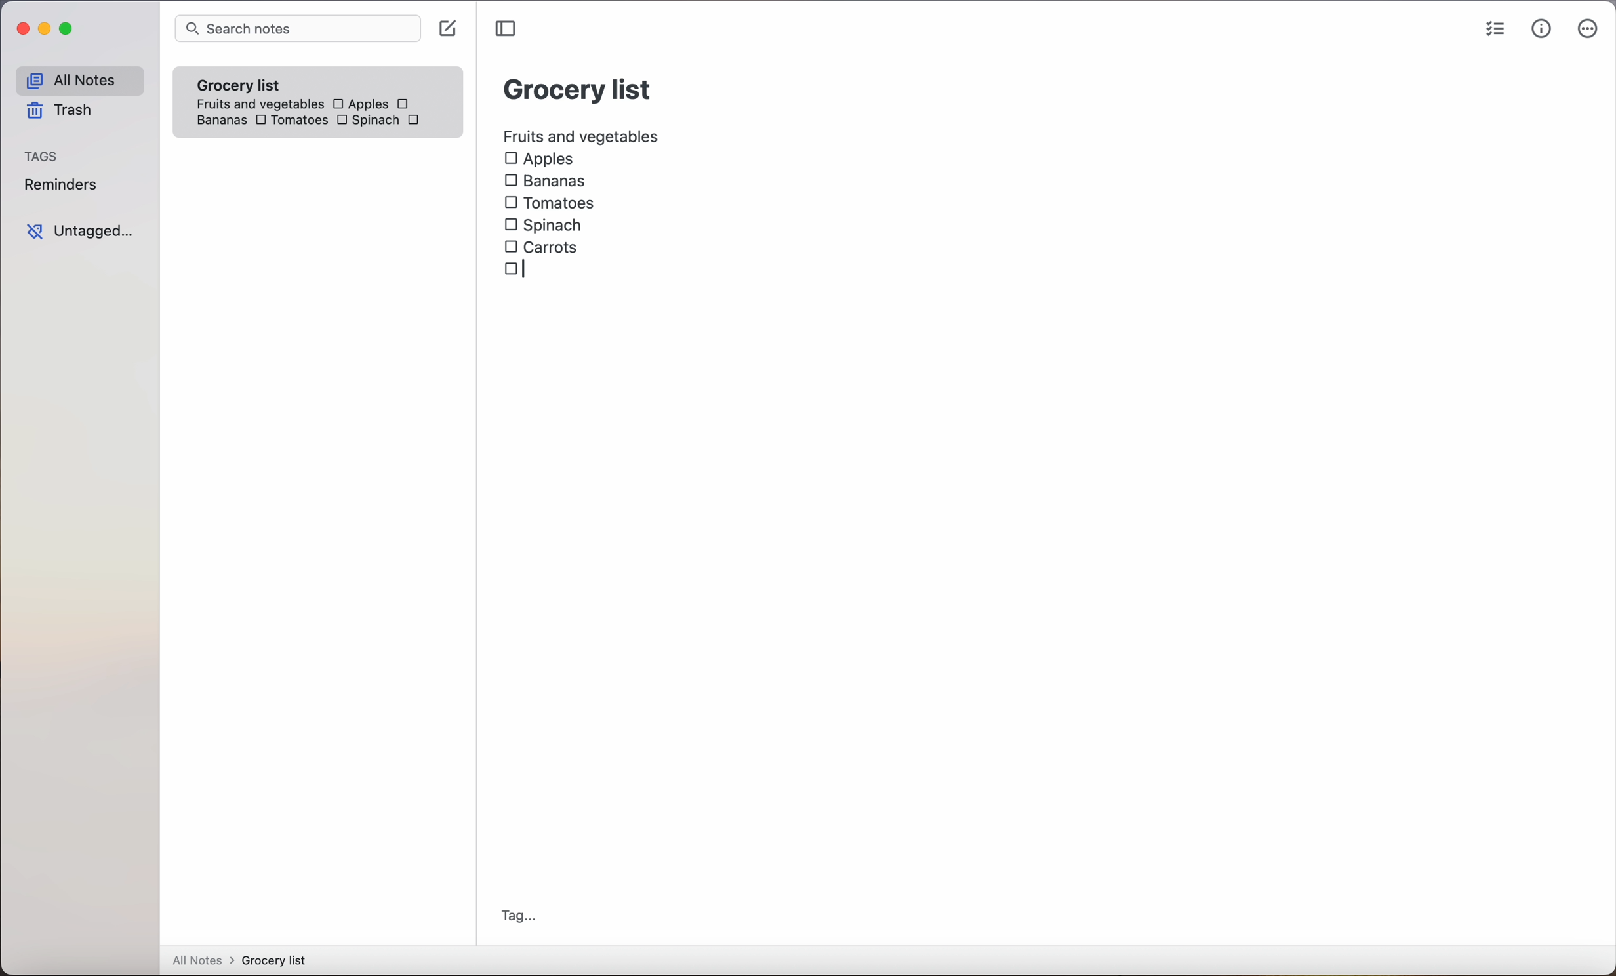 Image resolution: width=1616 pixels, height=976 pixels. What do you see at coordinates (70, 30) in the screenshot?
I see `maximize Simplenote` at bounding box center [70, 30].